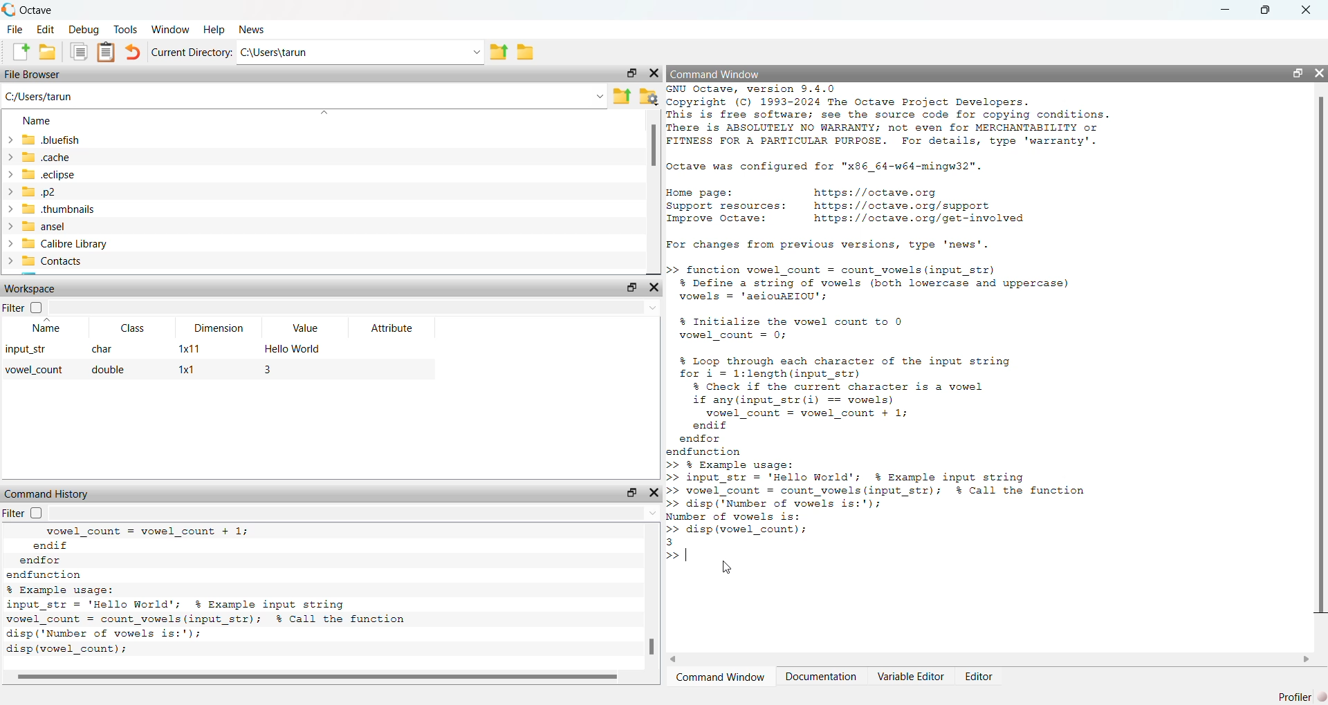 The width and height of the screenshot is (1328, 705). I want to click on cursor, so click(728, 570).